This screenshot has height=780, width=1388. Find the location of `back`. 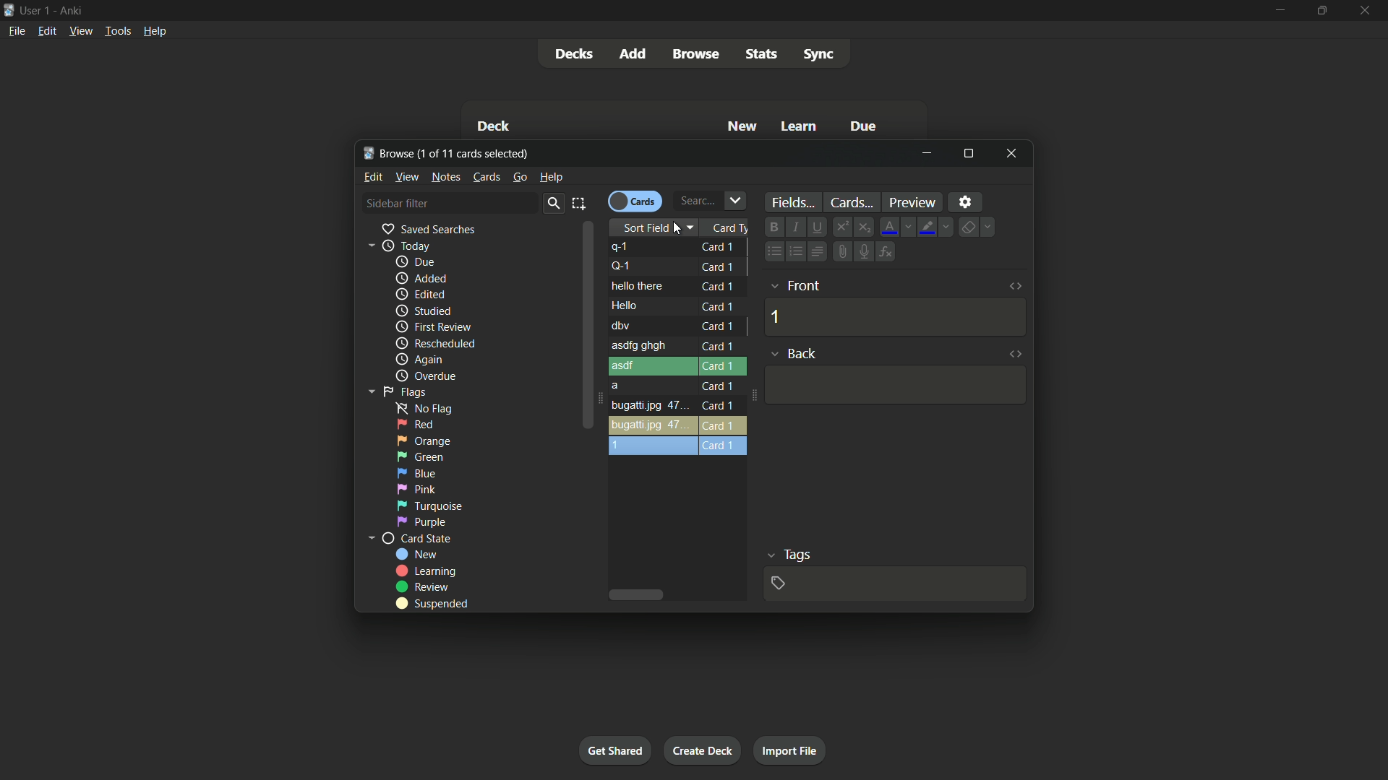

back is located at coordinates (805, 353).